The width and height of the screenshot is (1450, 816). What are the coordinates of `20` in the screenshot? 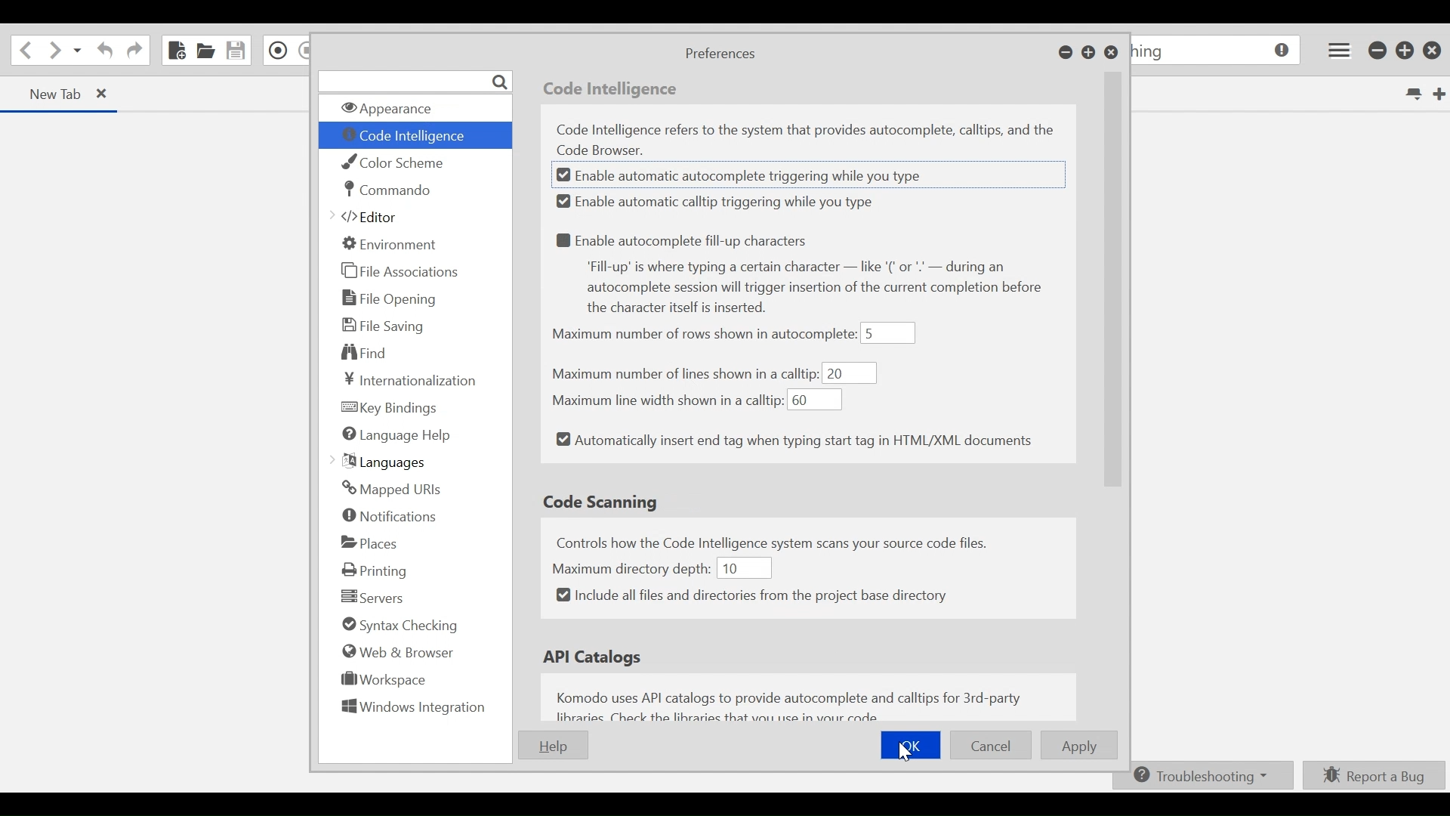 It's located at (850, 373).